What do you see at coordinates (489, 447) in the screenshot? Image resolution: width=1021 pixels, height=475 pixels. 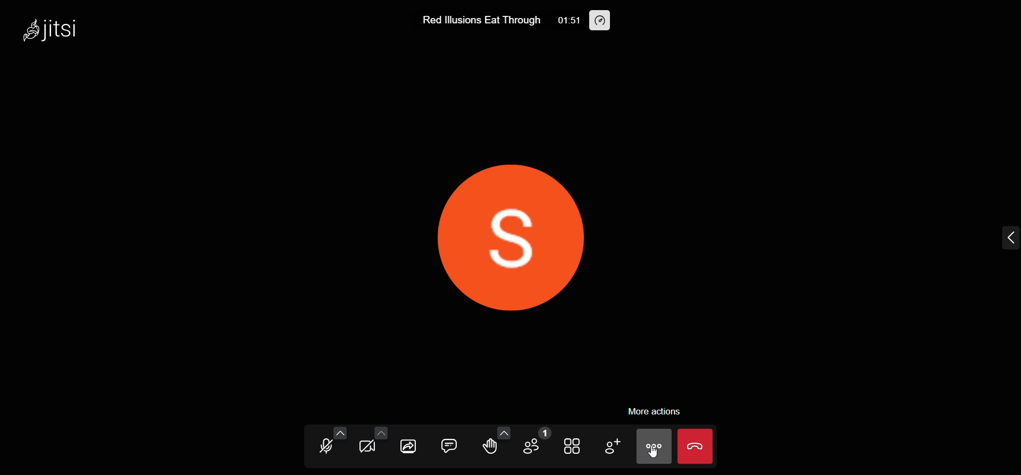 I see `raise hand` at bounding box center [489, 447].